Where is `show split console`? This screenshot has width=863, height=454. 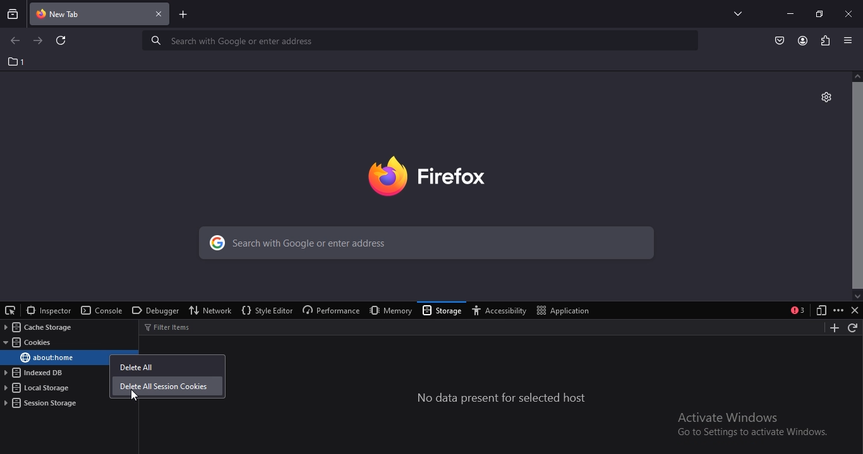
show split console is located at coordinates (798, 310).